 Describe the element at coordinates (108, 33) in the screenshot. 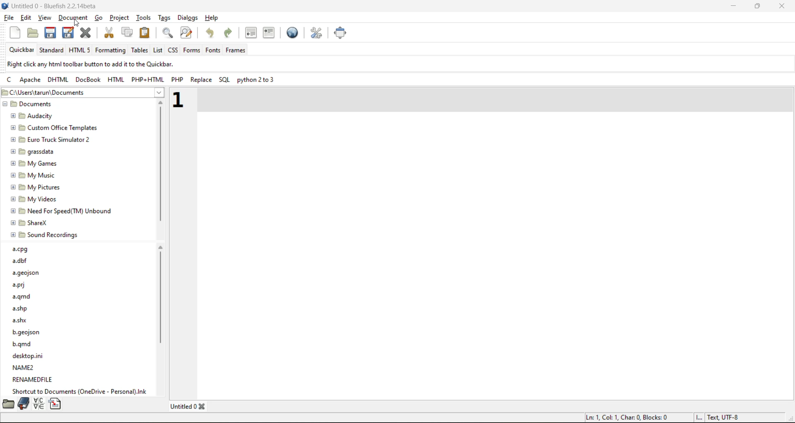

I see `cut` at that location.